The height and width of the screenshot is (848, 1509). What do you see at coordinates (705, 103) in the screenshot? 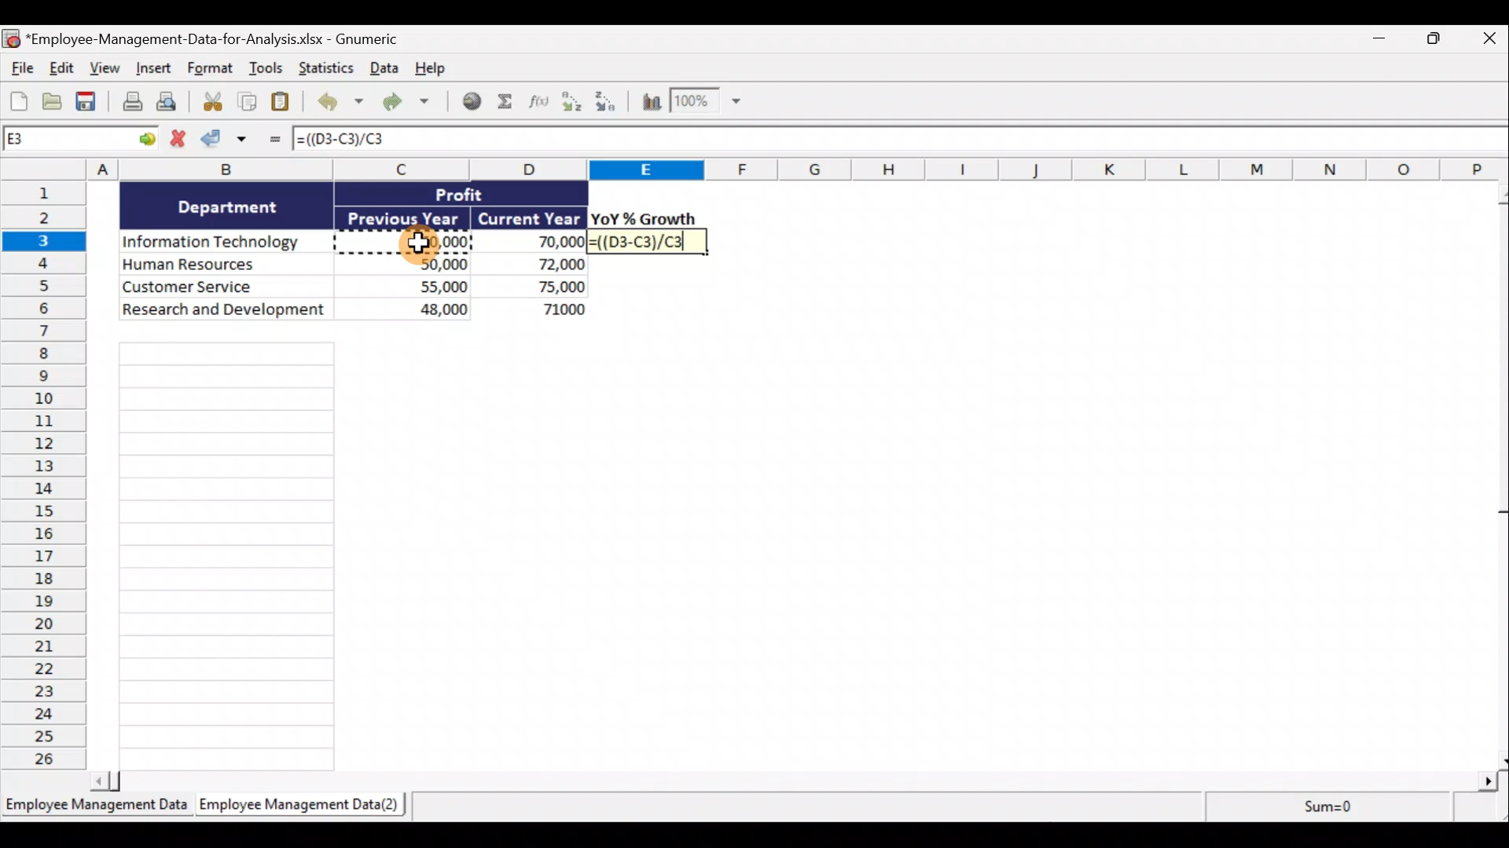
I see `Zoom` at bounding box center [705, 103].